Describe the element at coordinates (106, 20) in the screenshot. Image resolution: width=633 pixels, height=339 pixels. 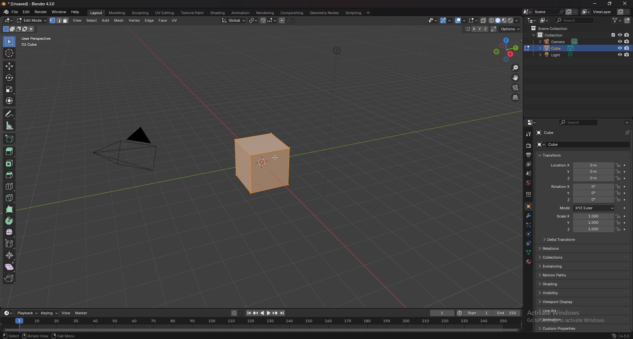
I see `add` at that location.